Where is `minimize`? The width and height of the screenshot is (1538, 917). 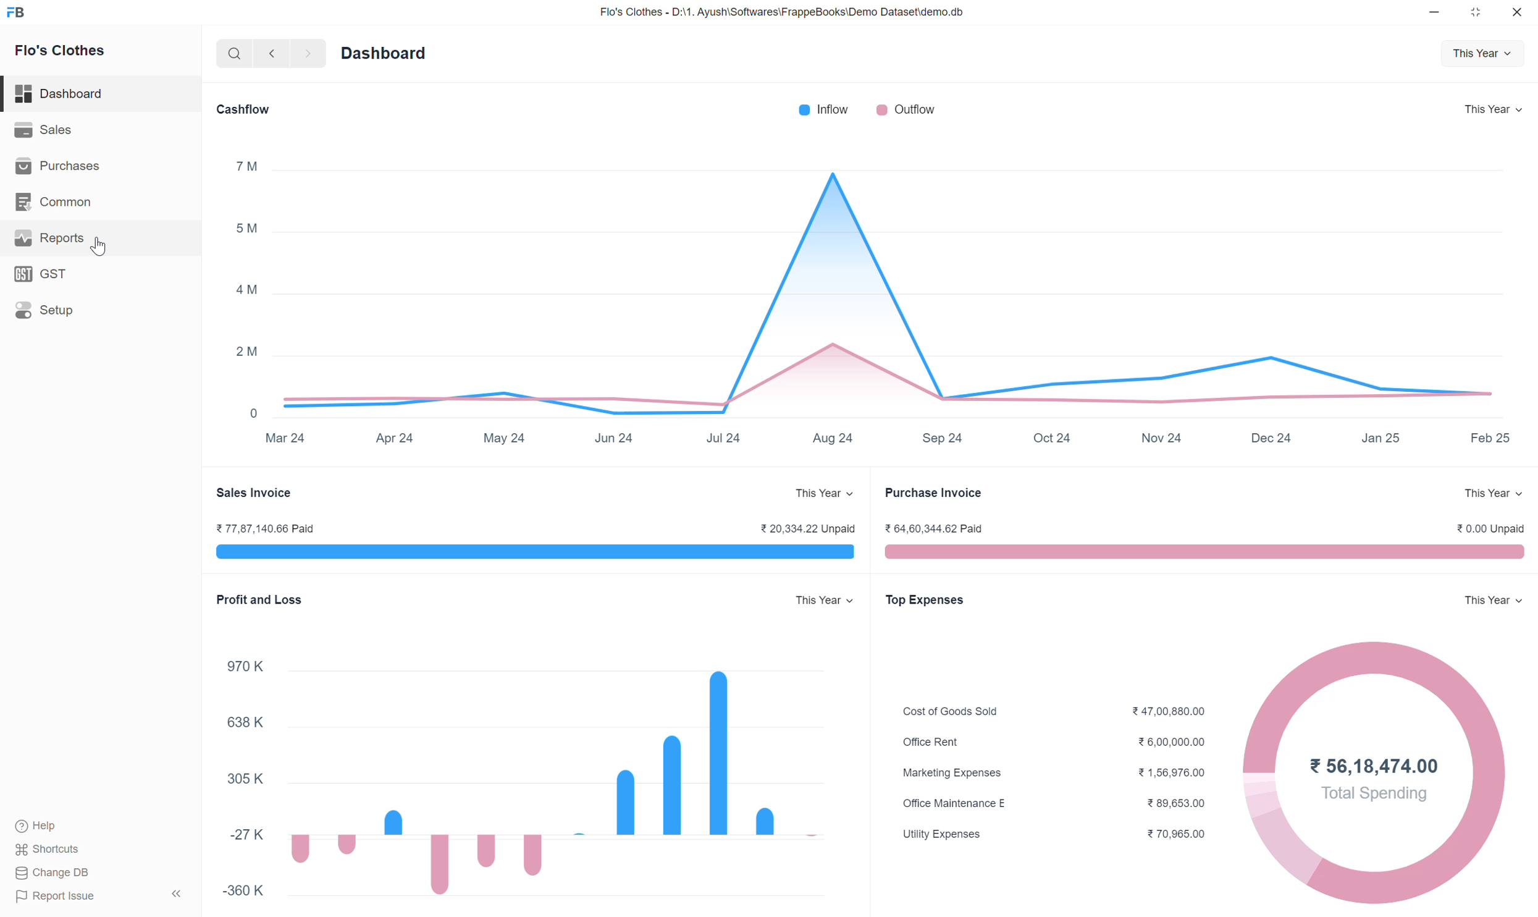
minimize is located at coordinates (1435, 10).